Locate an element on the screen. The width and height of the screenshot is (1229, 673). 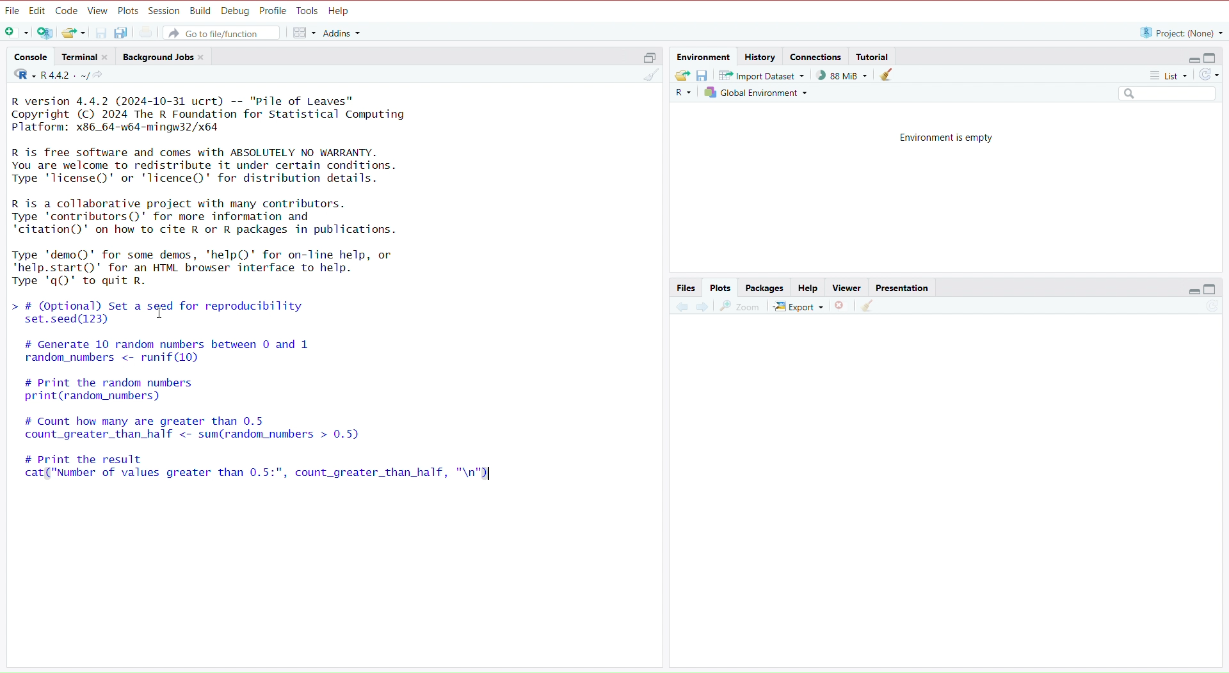
Edit is located at coordinates (38, 10).